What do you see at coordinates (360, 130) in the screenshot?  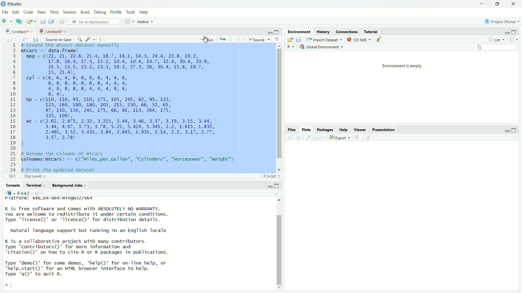 I see `viewer` at bounding box center [360, 130].